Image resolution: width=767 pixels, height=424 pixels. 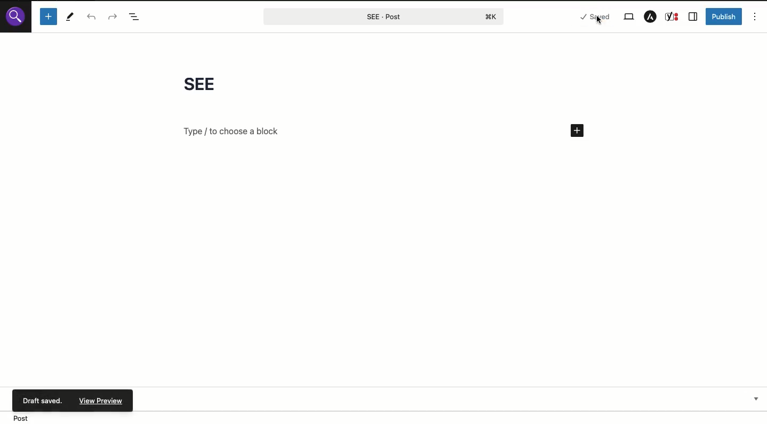 What do you see at coordinates (211, 86) in the screenshot?
I see `Title` at bounding box center [211, 86].